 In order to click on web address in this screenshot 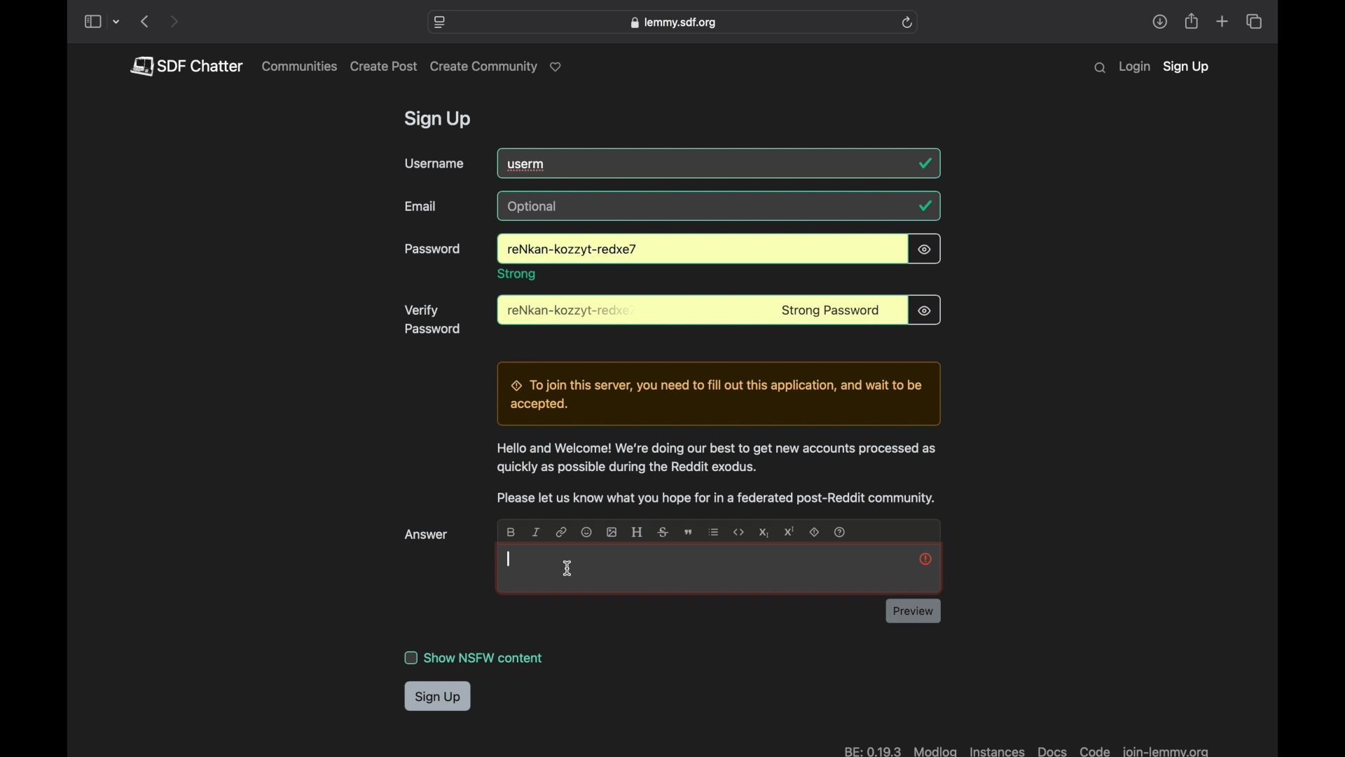, I will do `click(672, 22)`.